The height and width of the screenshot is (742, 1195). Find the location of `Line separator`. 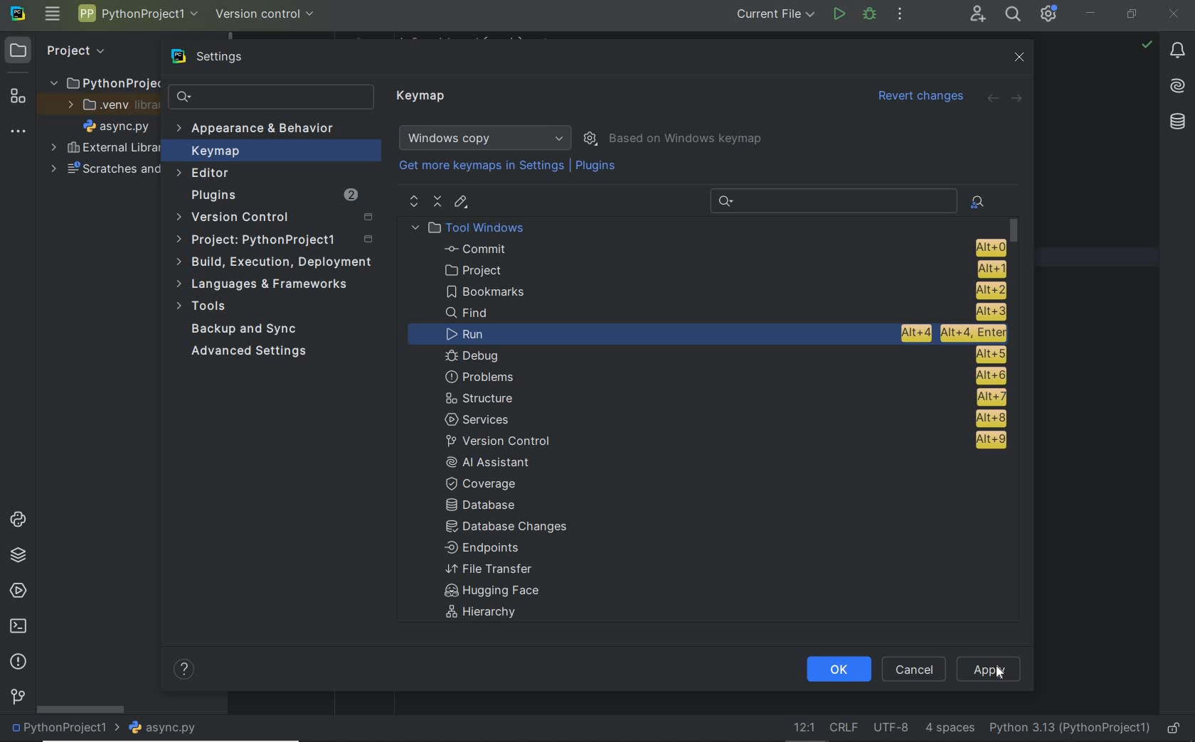

Line separator is located at coordinates (842, 728).